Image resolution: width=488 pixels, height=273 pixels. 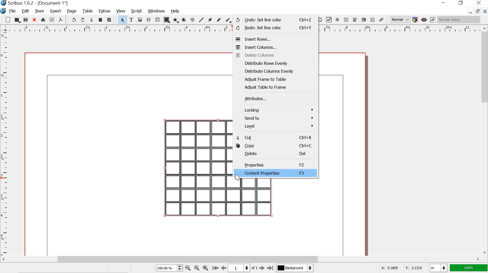 What do you see at coordinates (245, 268) in the screenshot?
I see `page numbers` at bounding box center [245, 268].